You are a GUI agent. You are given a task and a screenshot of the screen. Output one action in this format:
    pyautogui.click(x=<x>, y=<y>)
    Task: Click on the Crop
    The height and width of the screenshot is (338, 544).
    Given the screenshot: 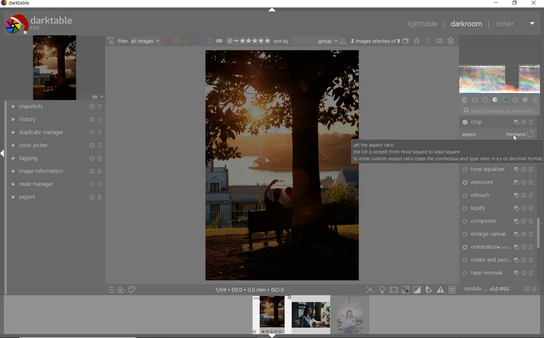 What is the action you would take?
    pyautogui.click(x=498, y=123)
    